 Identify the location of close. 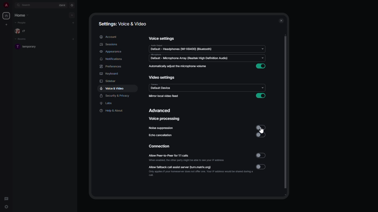
(282, 20).